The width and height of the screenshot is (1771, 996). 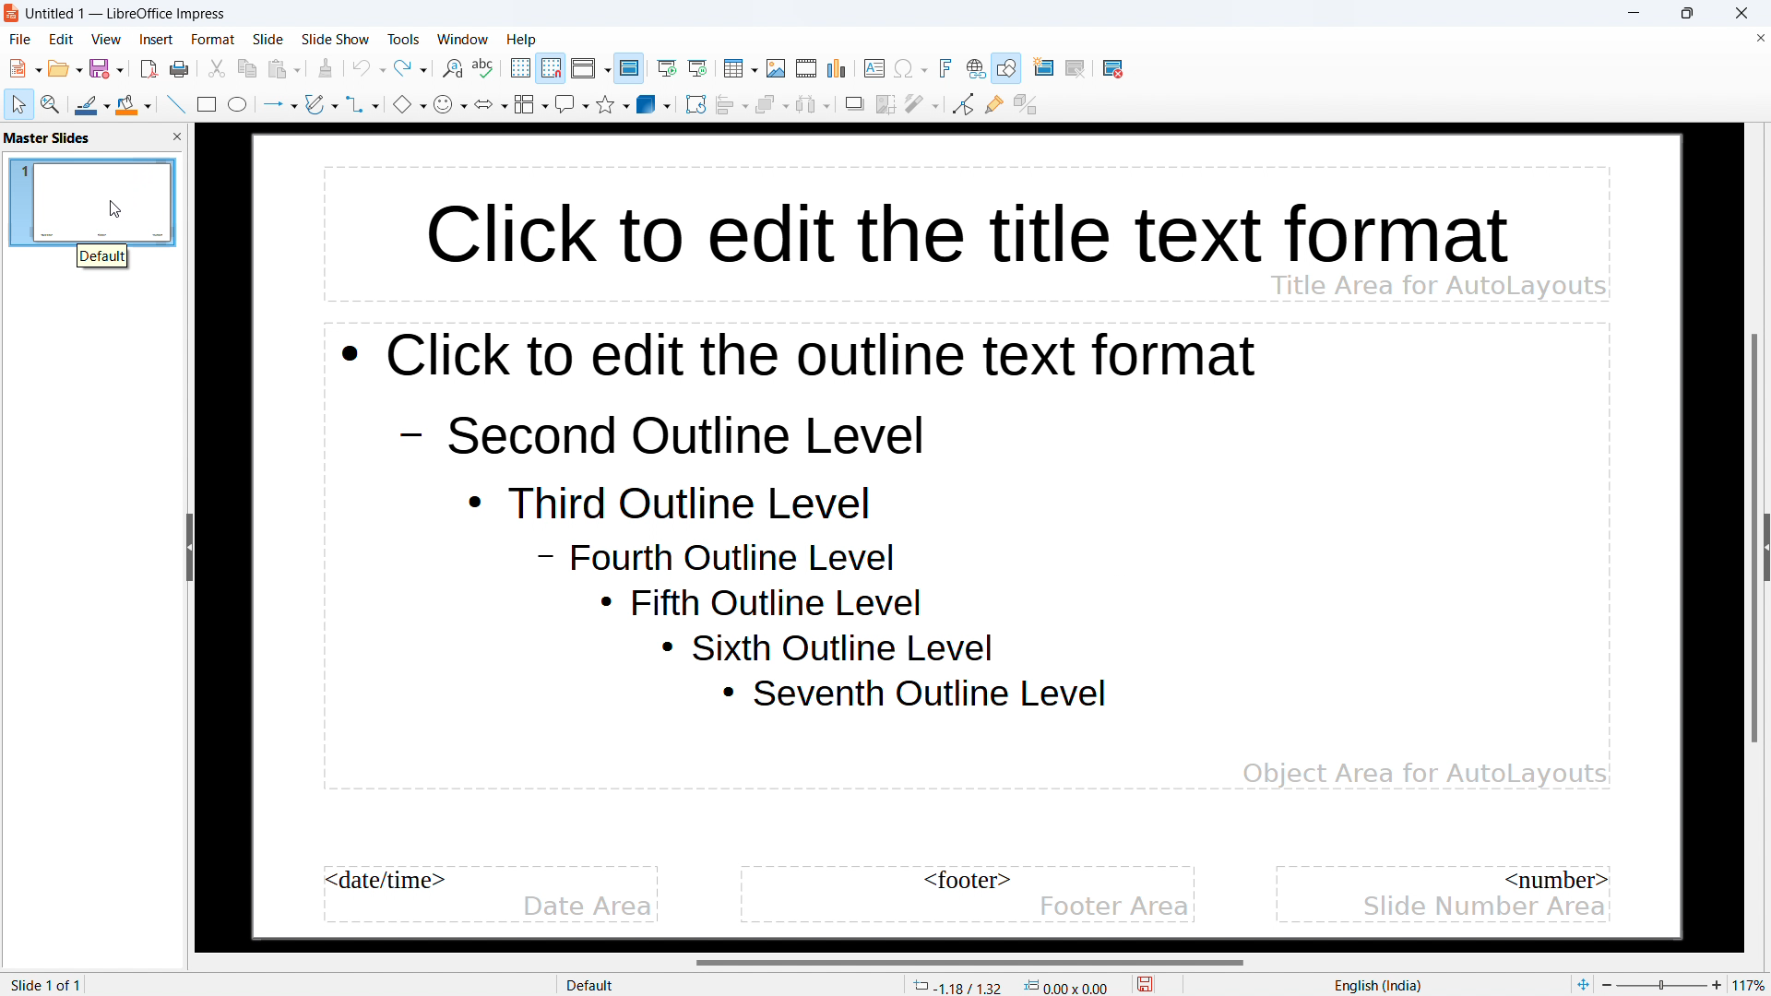 I want to click on snap to grid, so click(x=552, y=68).